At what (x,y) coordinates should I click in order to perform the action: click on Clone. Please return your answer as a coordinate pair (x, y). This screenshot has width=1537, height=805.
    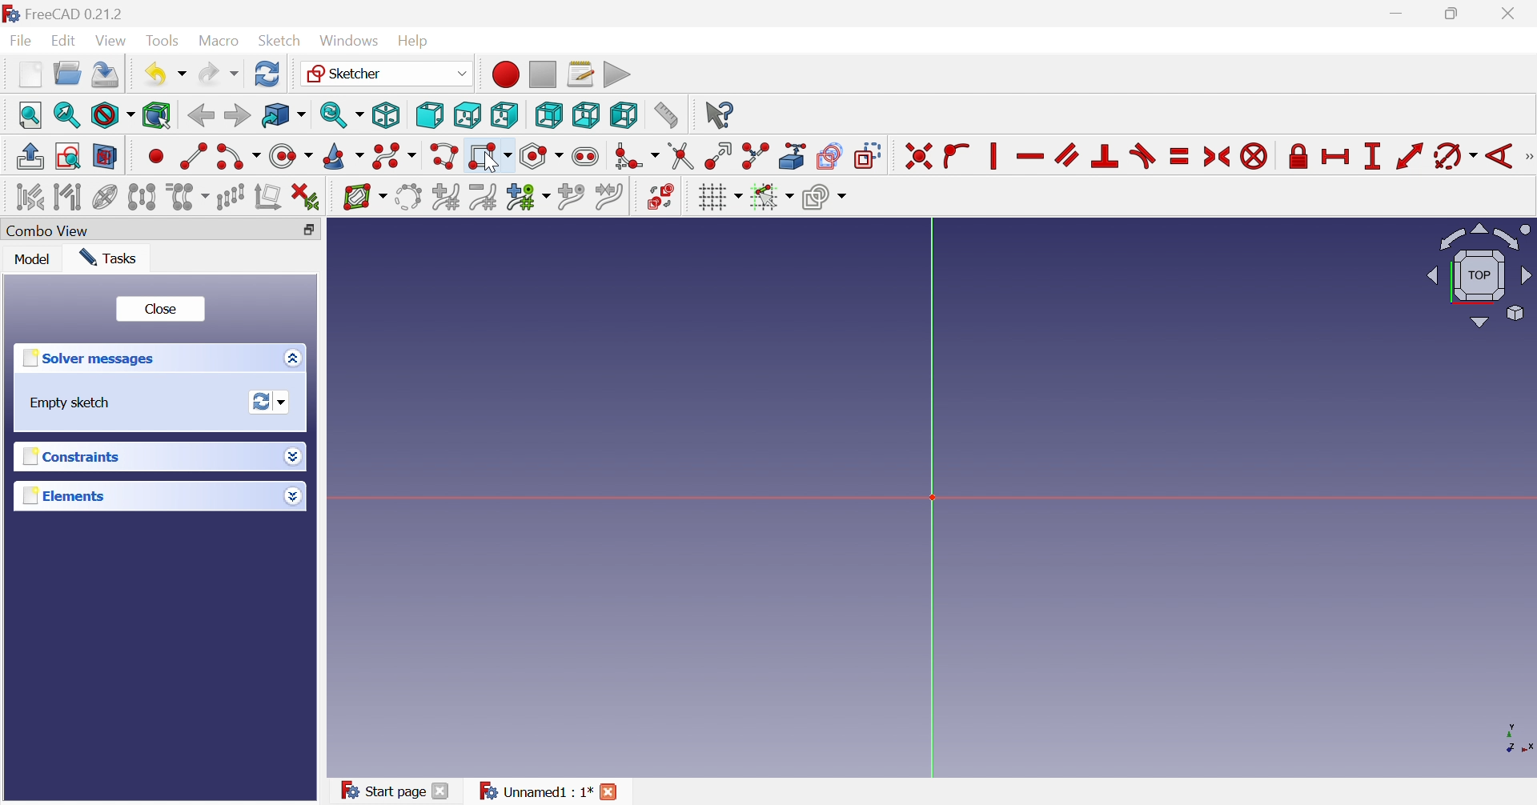
    Looking at the image, I should click on (187, 197).